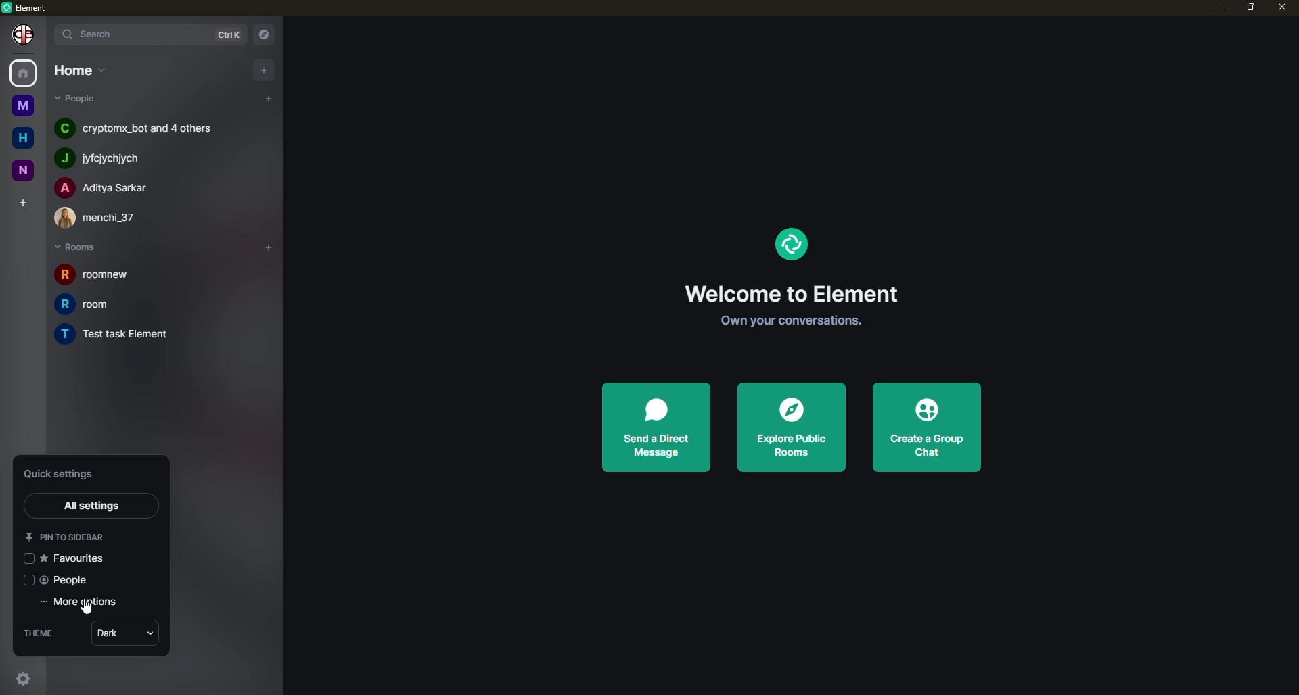 The image size is (1299, 695). What do you see at coordinates (21, 104) in the screenshot?
I see `myspace` at bounding box center [21, 104].